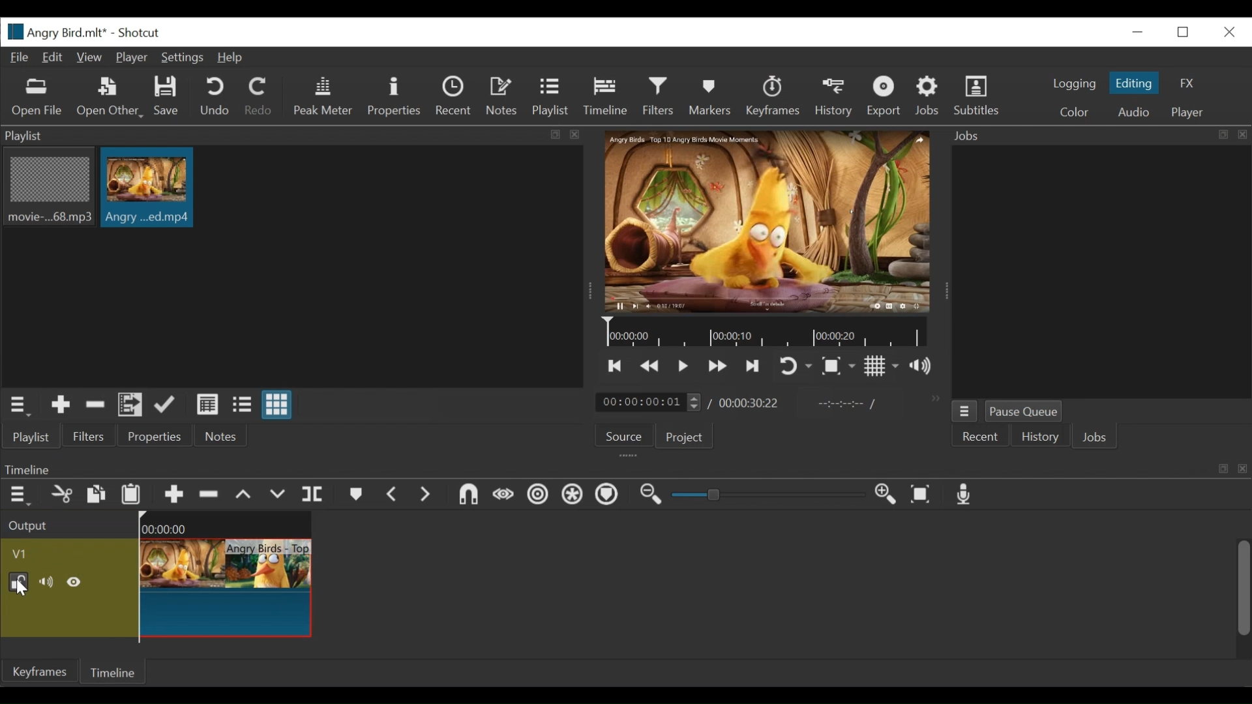  Describe the element at coordinates (91, 435) in the screenshot. I see `Filters` at that location.